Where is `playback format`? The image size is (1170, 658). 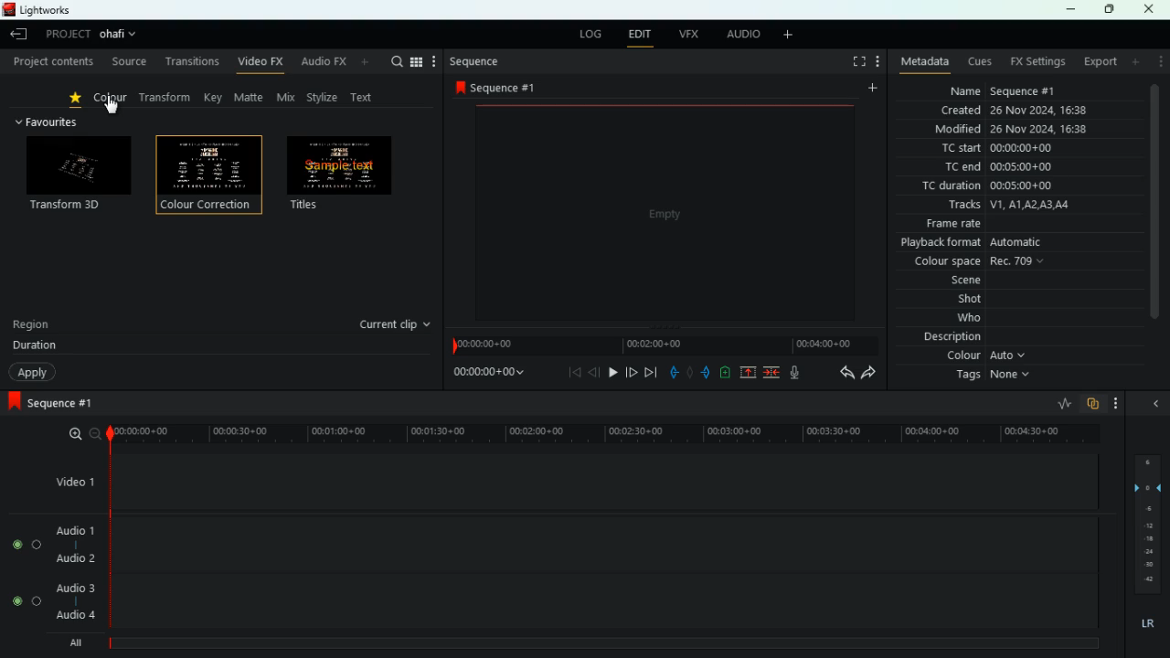 playback format is located at coordinates (995, 243).